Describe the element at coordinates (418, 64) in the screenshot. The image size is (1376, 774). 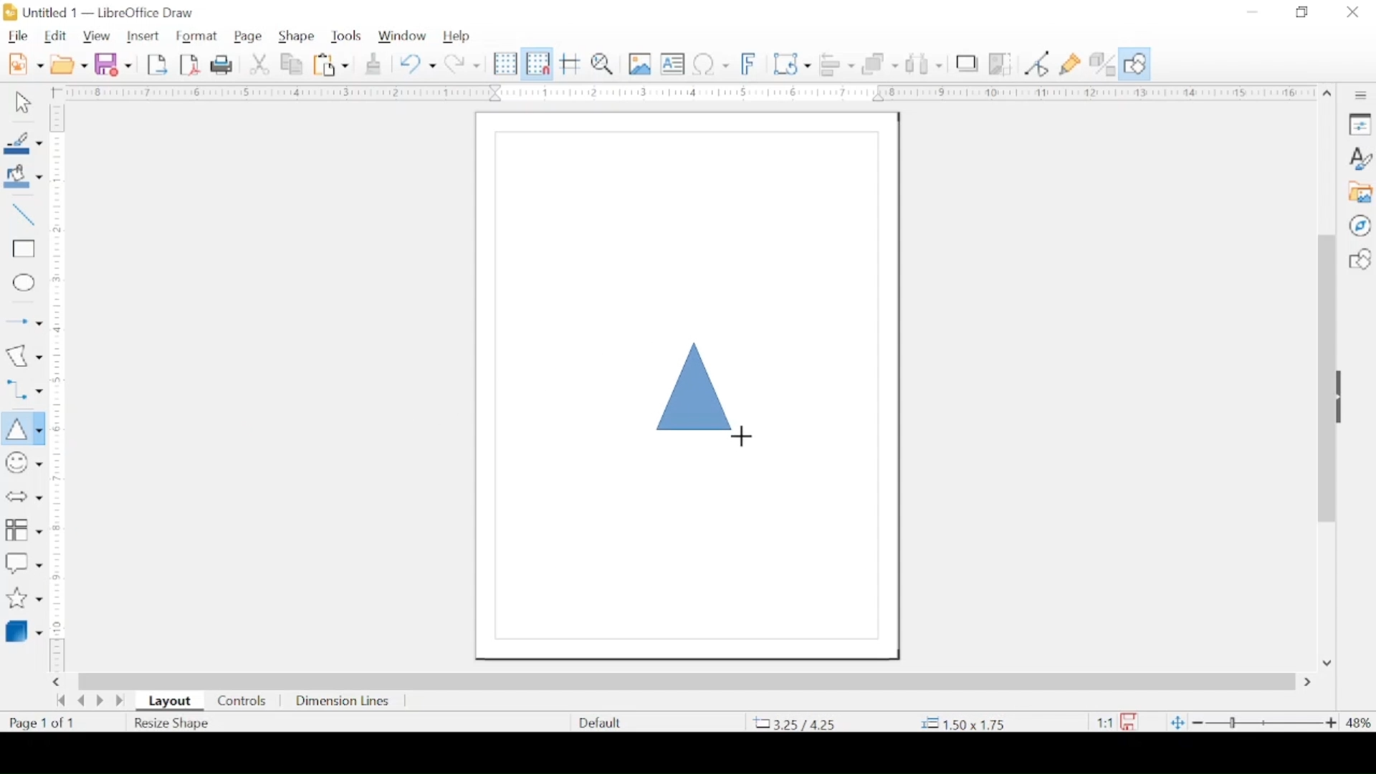
I see `undo` at that location.